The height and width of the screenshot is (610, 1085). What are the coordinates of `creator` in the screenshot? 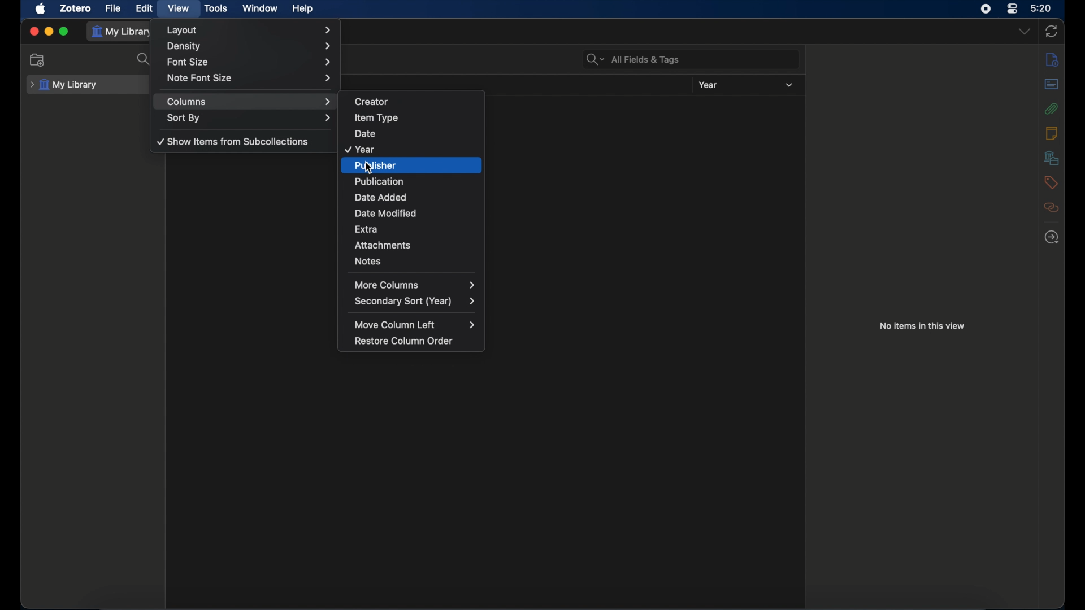 It's located at (418, 99).